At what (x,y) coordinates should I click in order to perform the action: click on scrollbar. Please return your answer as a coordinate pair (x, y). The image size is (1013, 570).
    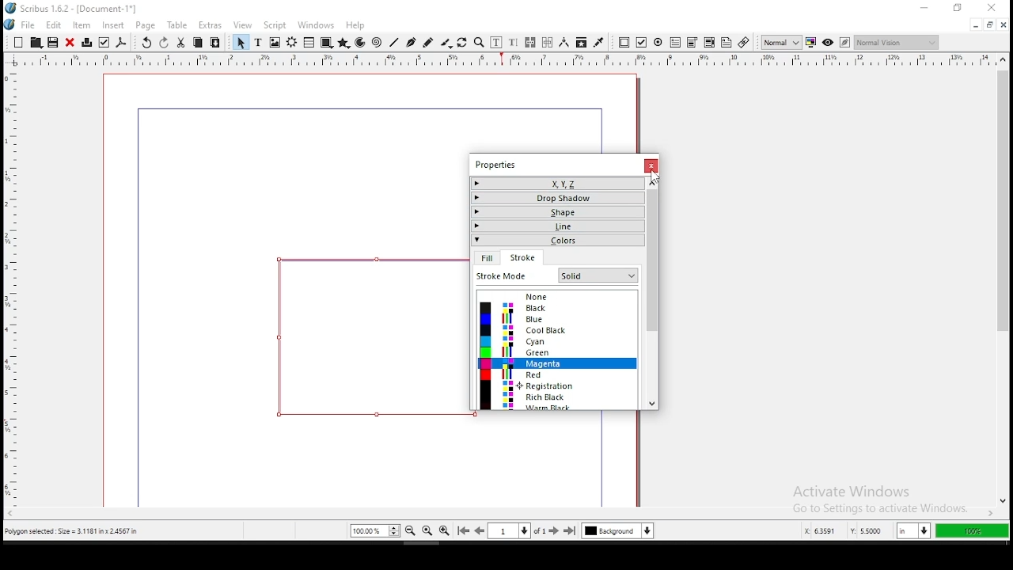
    Looking at the image, I should click on (641, 460).